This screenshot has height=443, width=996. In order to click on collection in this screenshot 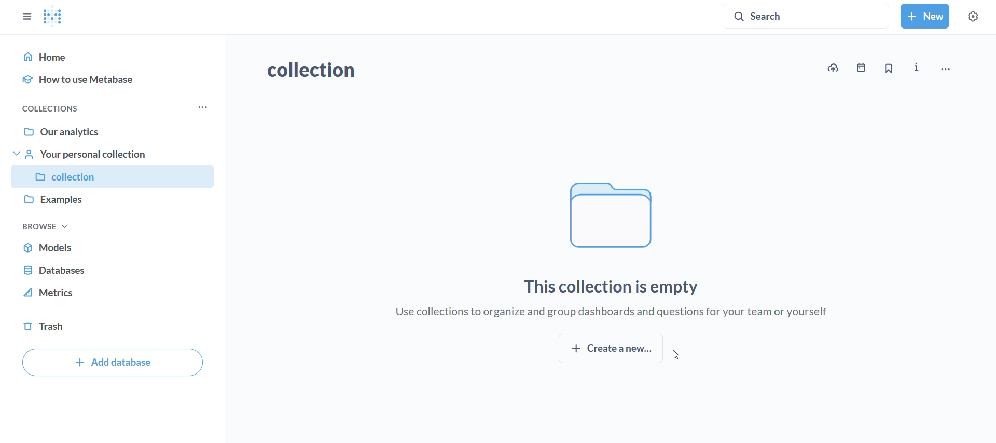, I will do `click(313, 71)`.